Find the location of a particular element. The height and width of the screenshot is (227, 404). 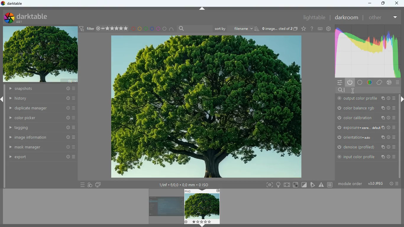

search is located at coordinates (194, 28).